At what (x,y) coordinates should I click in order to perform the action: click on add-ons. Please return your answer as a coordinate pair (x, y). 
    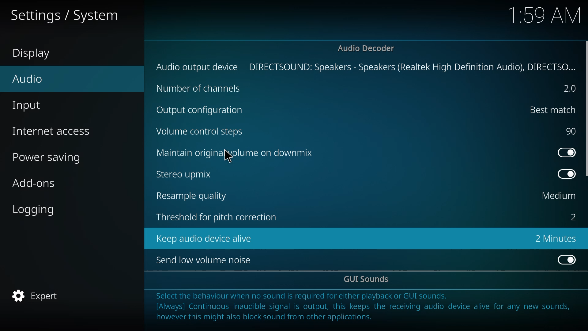
    Looking at the image, I should click on (35, 183).